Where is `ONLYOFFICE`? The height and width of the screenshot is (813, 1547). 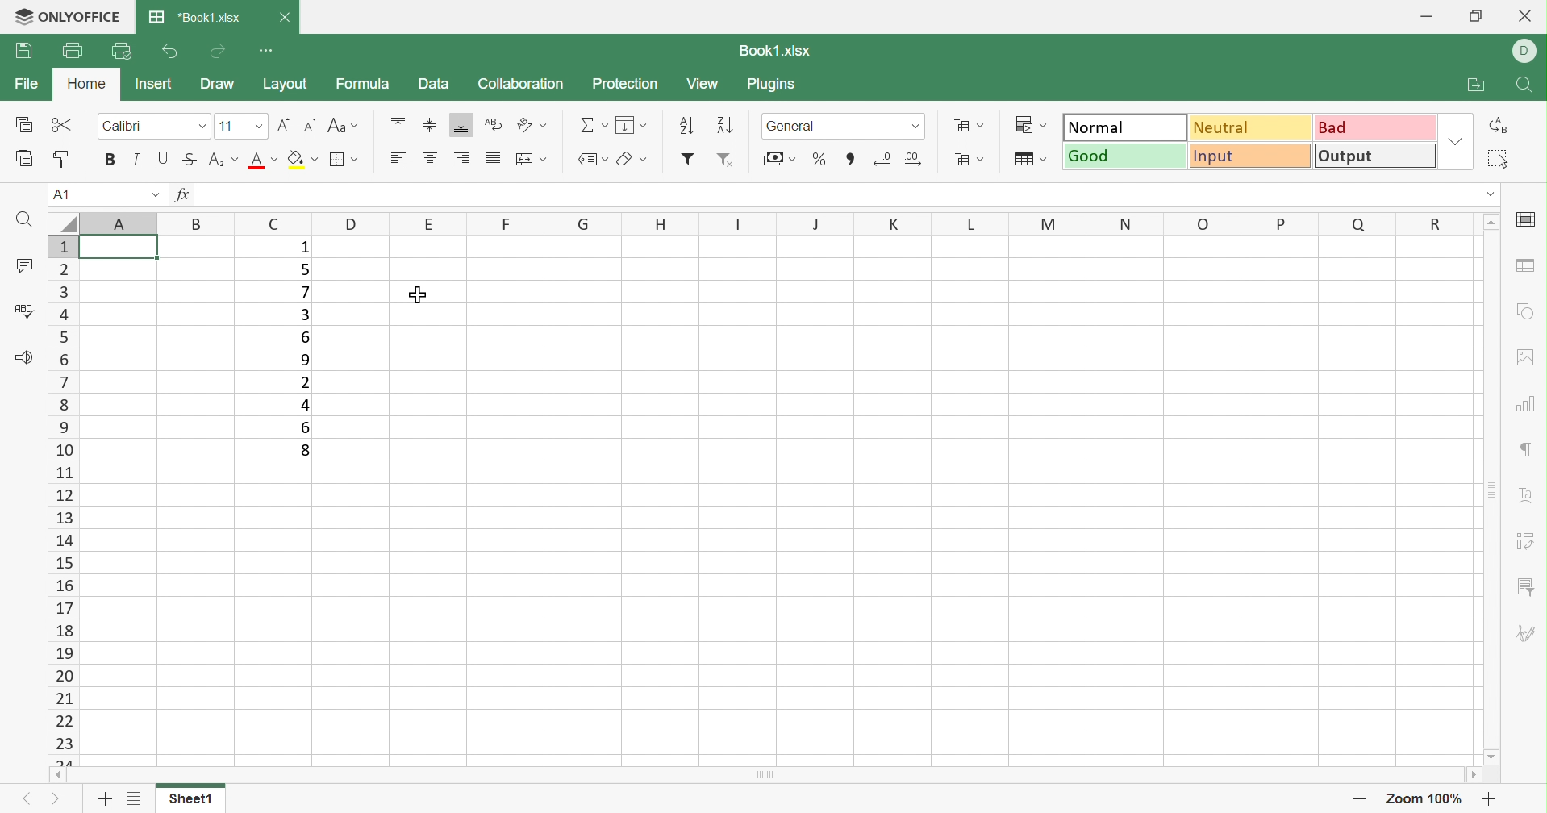 ONLYOFFICE is located at coordinates (65, 18).